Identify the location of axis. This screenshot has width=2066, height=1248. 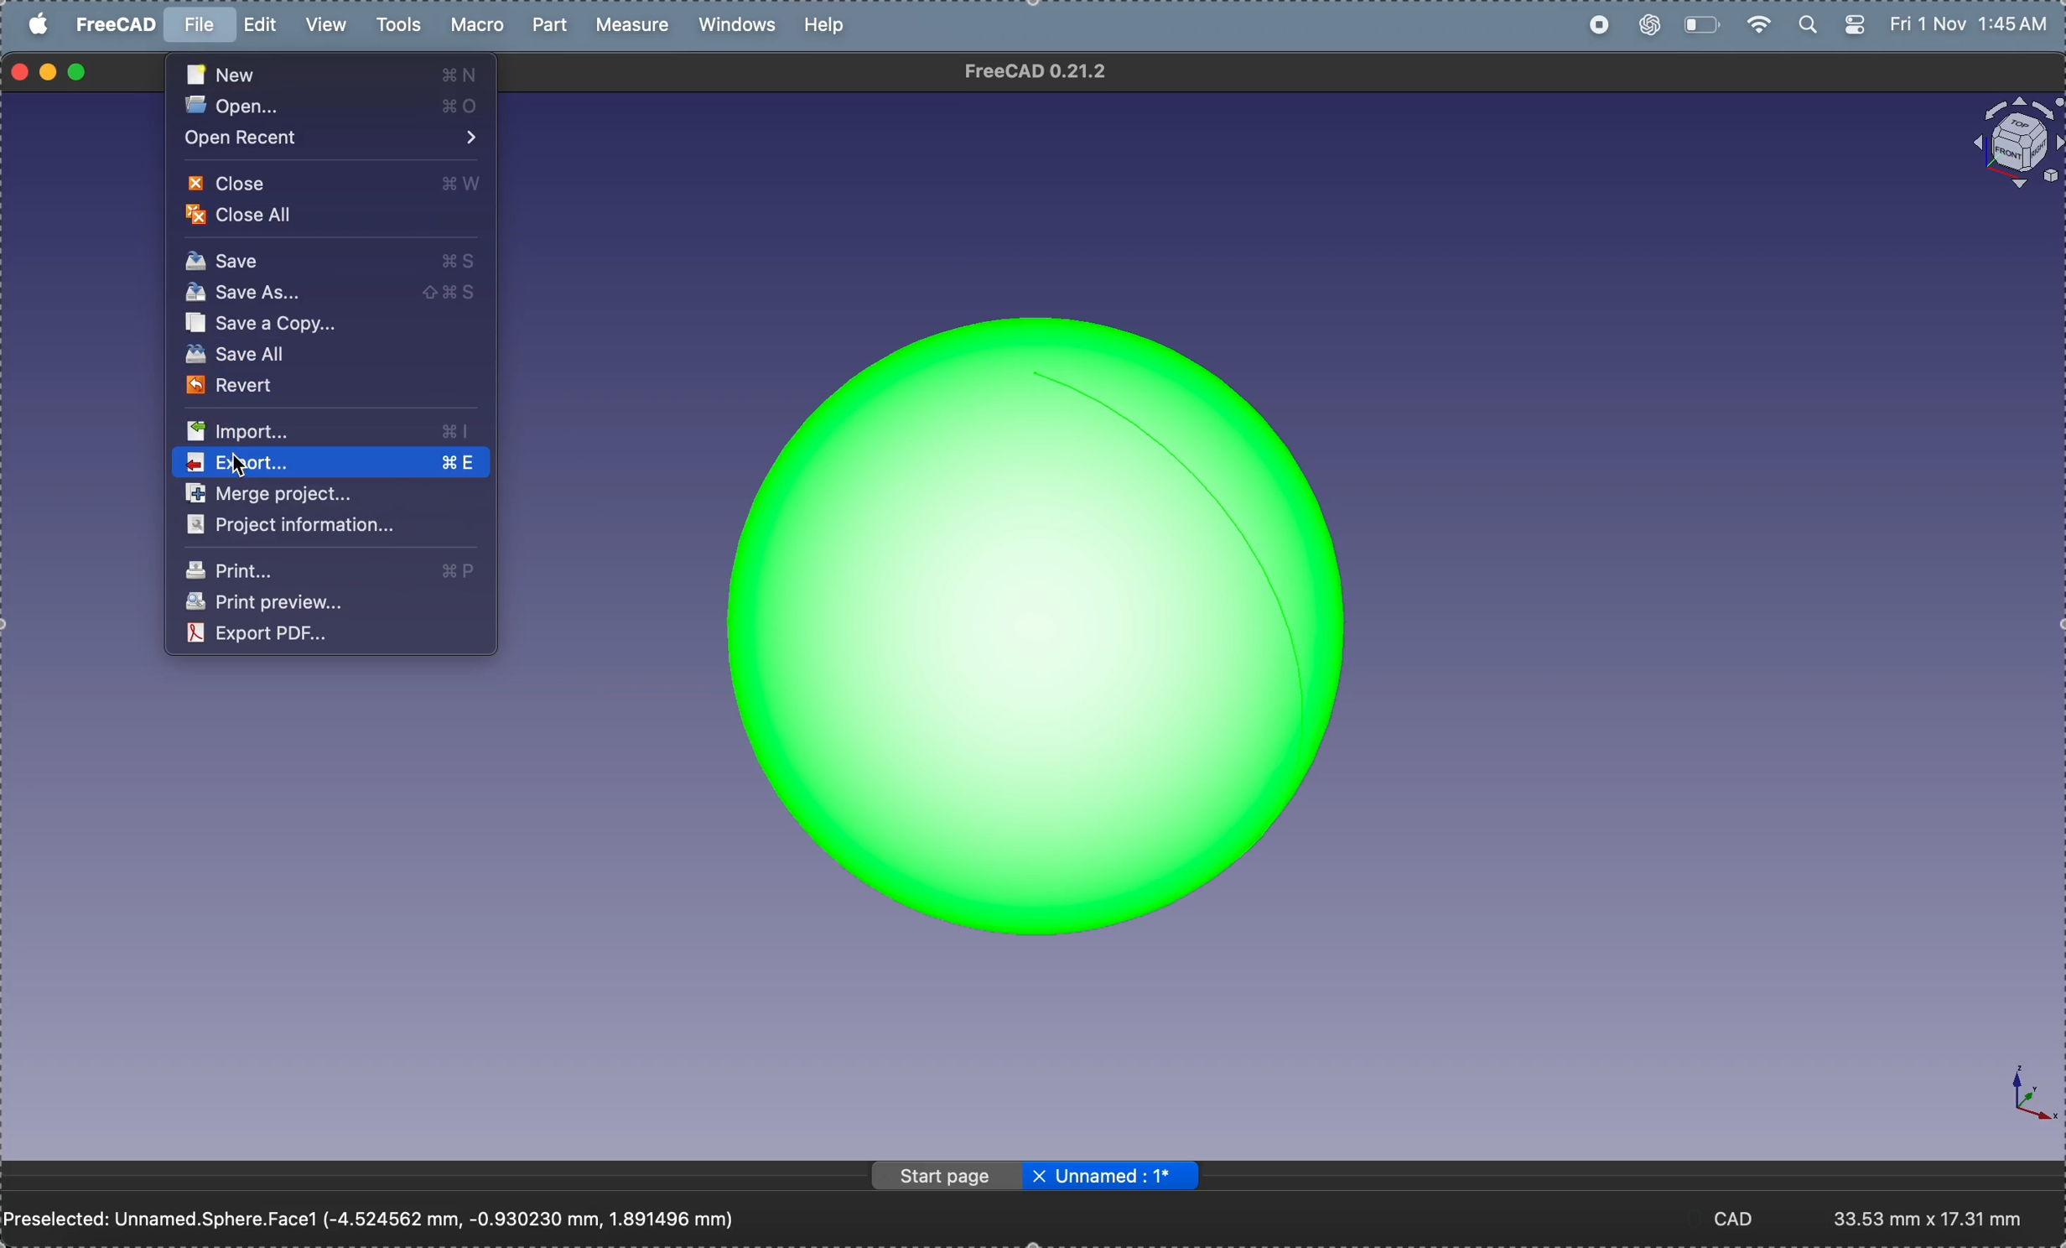
(2017, 1098).